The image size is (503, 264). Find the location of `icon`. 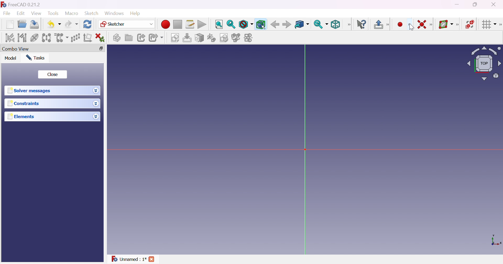

icon is located at coordinates (3, 4).